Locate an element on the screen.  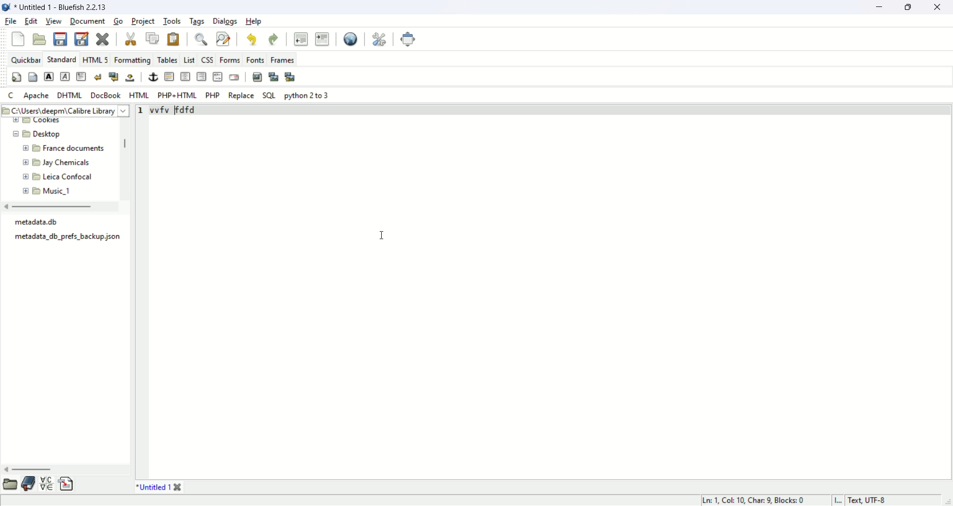
view is located at coordinates (53, 21).